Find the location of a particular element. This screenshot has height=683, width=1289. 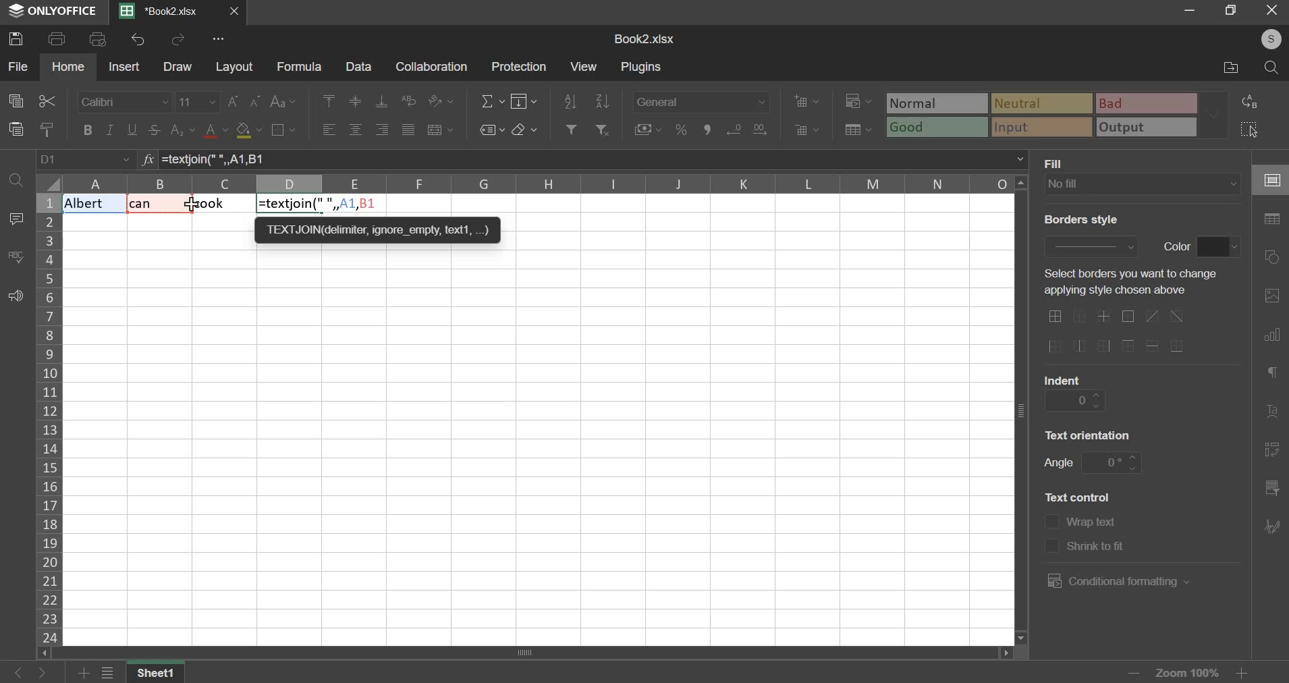

border color is located at coordinates (1219, 247).